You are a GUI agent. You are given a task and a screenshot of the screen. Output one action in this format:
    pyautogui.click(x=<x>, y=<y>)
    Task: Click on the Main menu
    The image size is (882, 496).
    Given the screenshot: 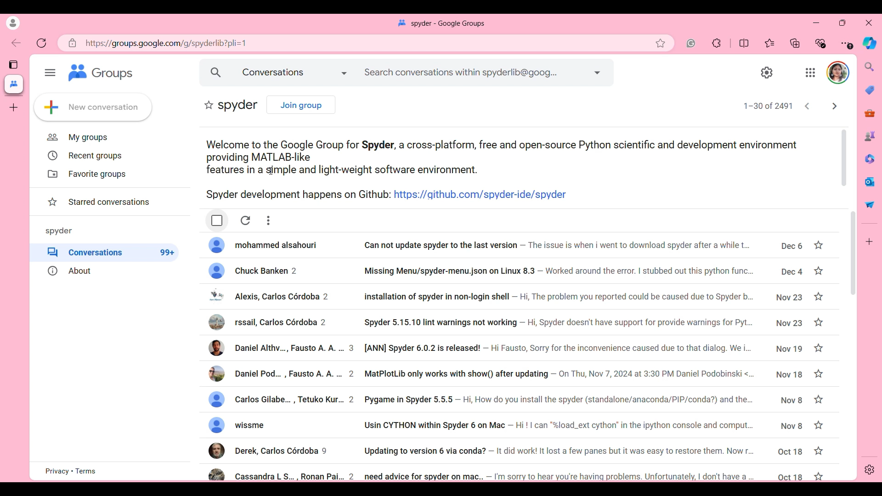 What is the action you would take?
    pyautogui.click(x=50, y=73)
    